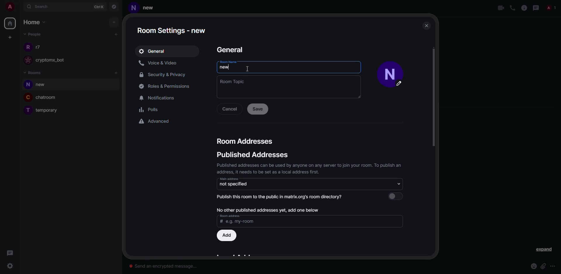 The height and width of the screenshot is (274, 561). Describe the element at coordinates (398, 196) in the screenshot. I see `enable` at that location.